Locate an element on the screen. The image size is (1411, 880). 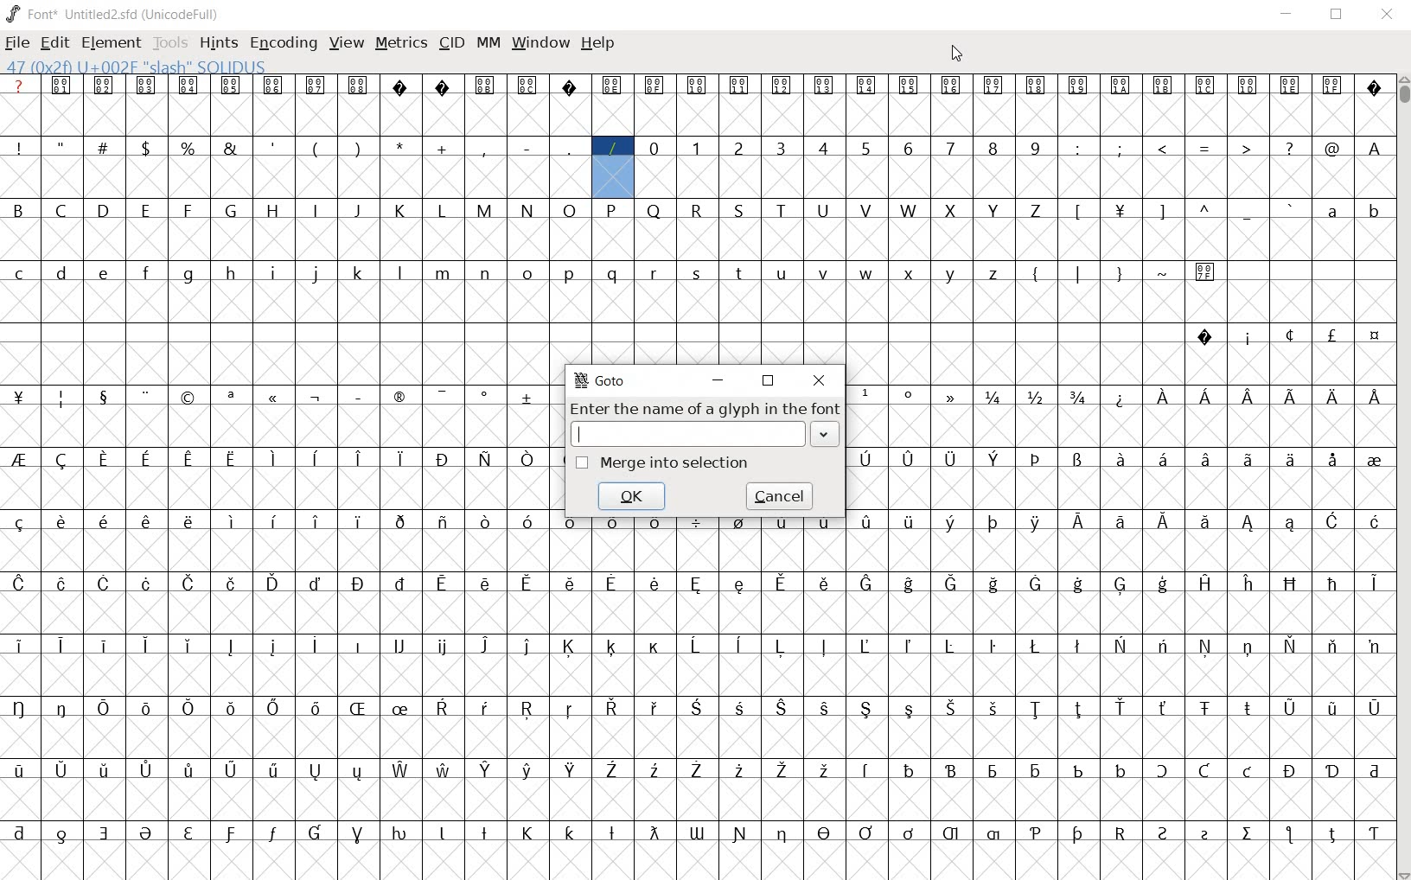
glyph is located at coordinates (1205, 85).